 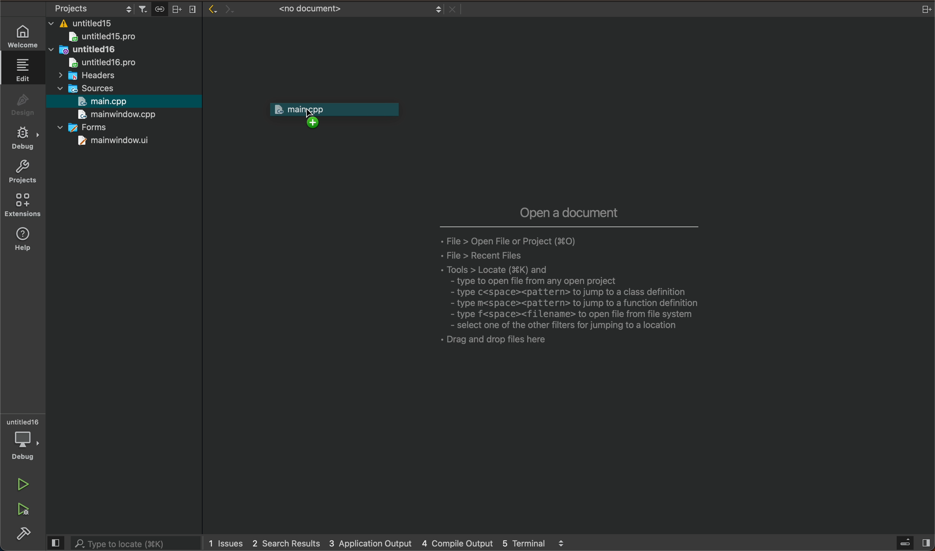 What do you see at coordinates (460, 543) in the screenshot?
I see `4 compile output` at bounding box center [460, 543].